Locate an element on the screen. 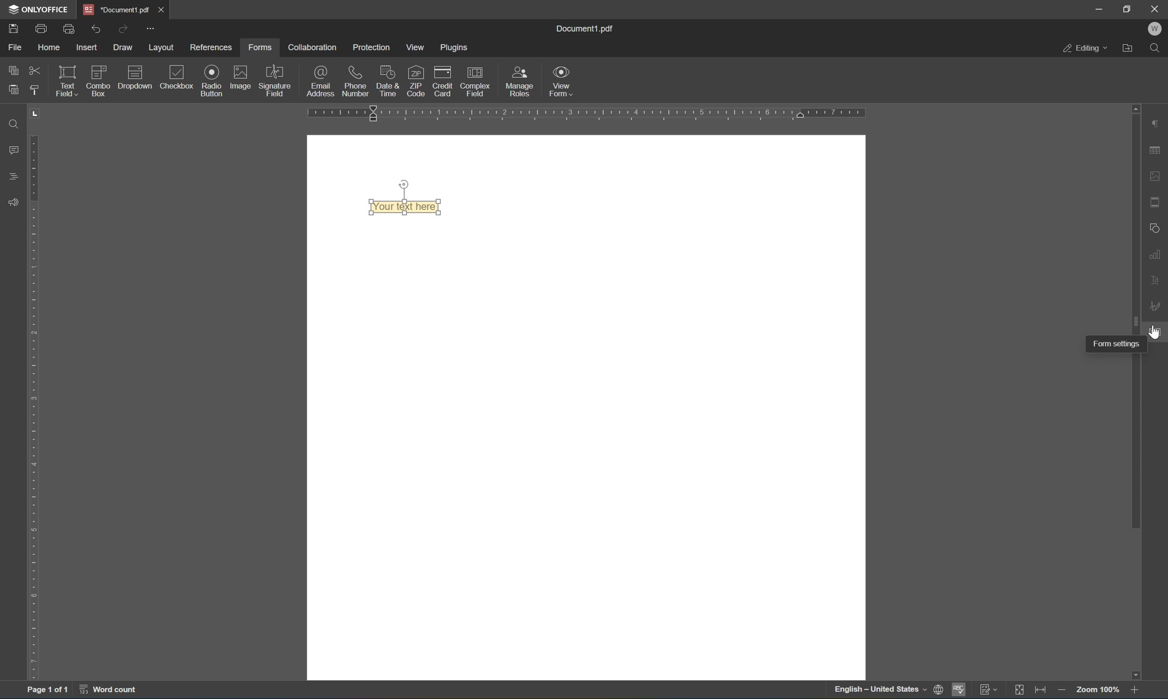  rotate is located at coordinates (404, 184).